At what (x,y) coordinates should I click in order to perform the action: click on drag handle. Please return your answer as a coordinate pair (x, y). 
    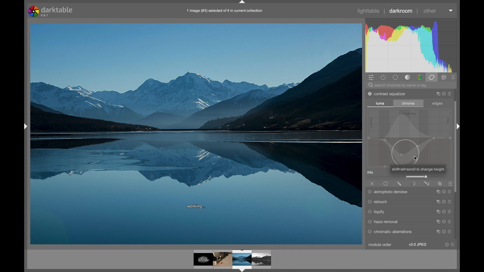
    Looking at the image, I should click on (25, 127).